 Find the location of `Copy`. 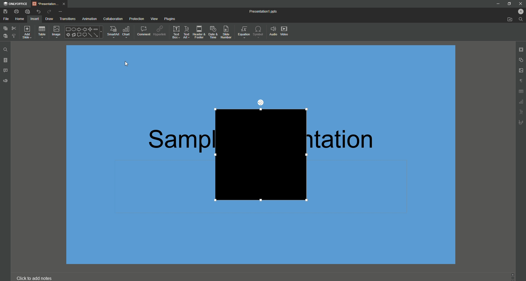

Copy is located at coordinates (5, 28).